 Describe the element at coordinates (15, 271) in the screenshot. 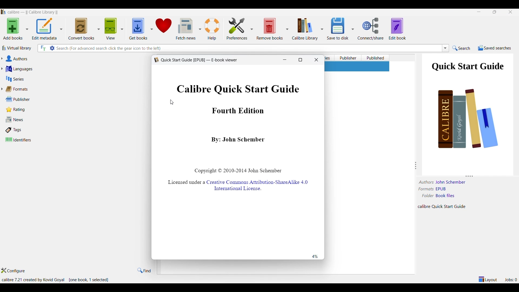

I see `configure` at that location.